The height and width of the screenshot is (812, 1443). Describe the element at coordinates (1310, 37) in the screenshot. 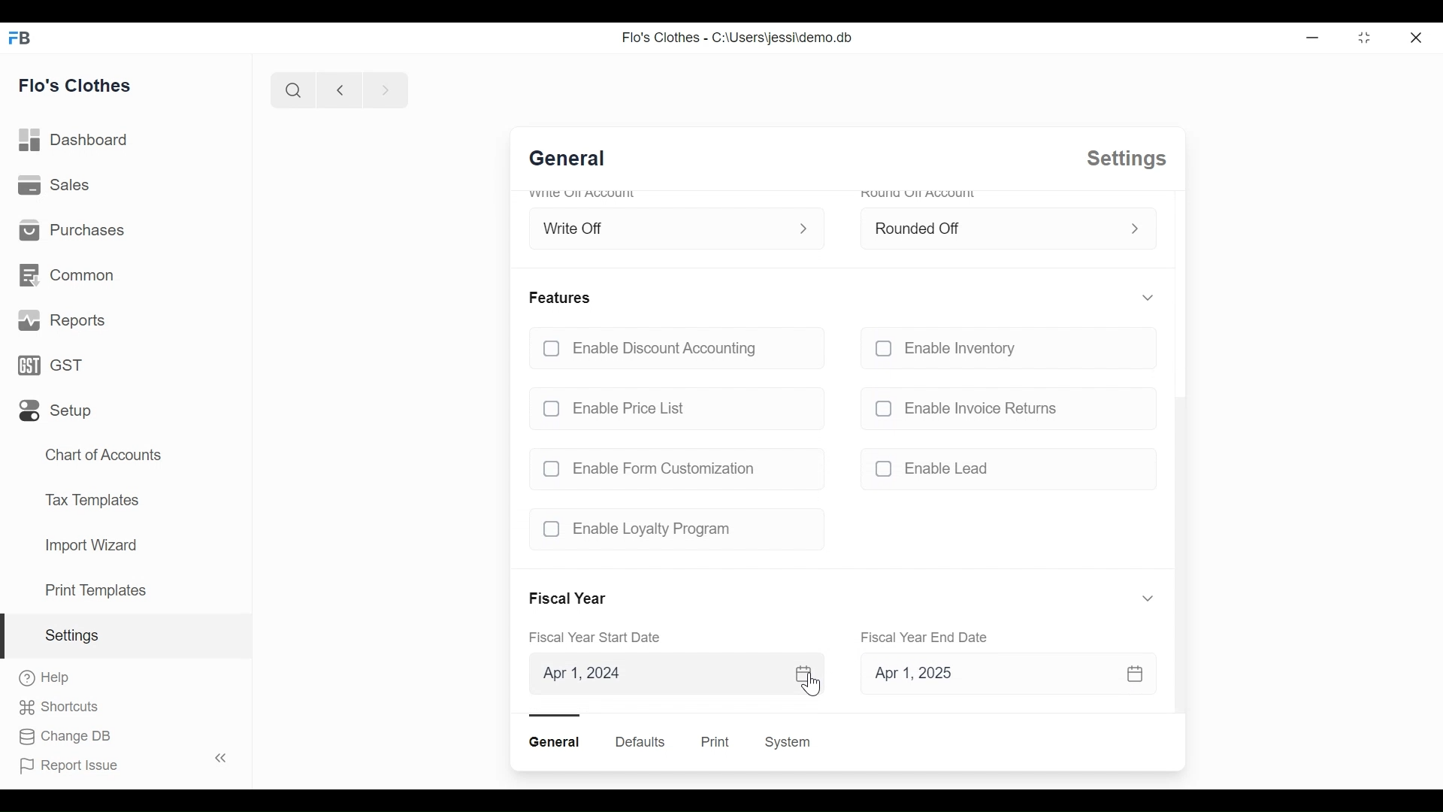

I see `Minimize` at that location.